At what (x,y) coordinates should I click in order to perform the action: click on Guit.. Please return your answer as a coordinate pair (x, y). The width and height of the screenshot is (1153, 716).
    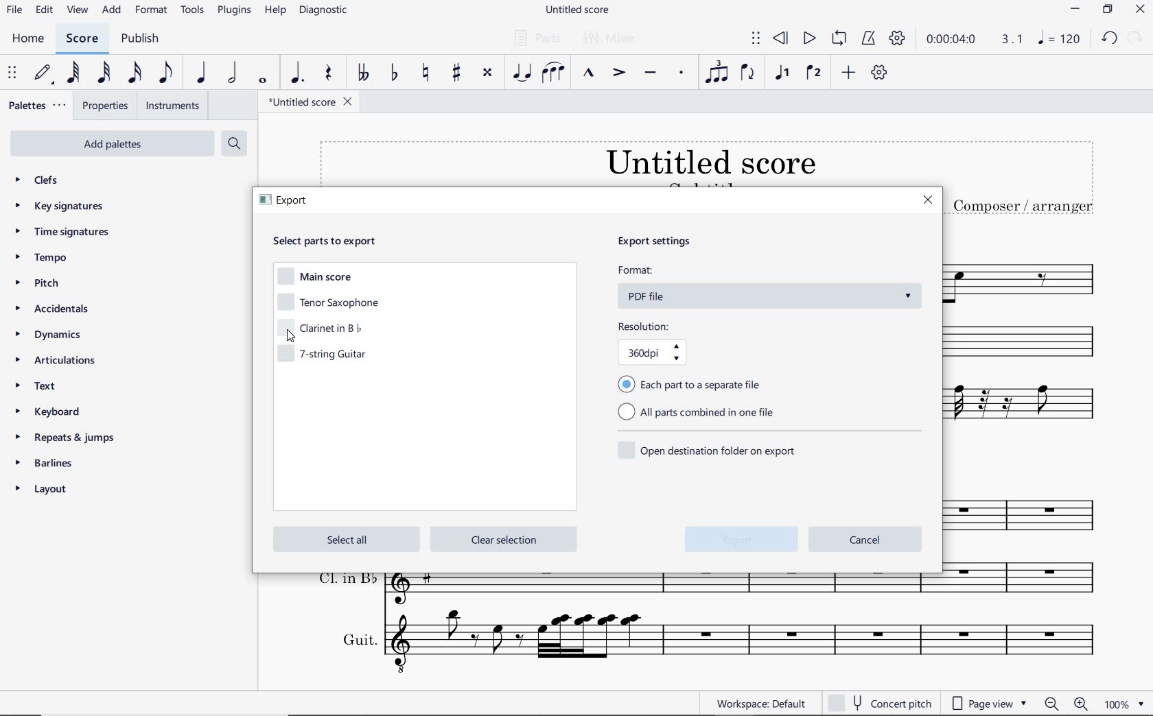
    Looking at the image, I should click on (708, 643).